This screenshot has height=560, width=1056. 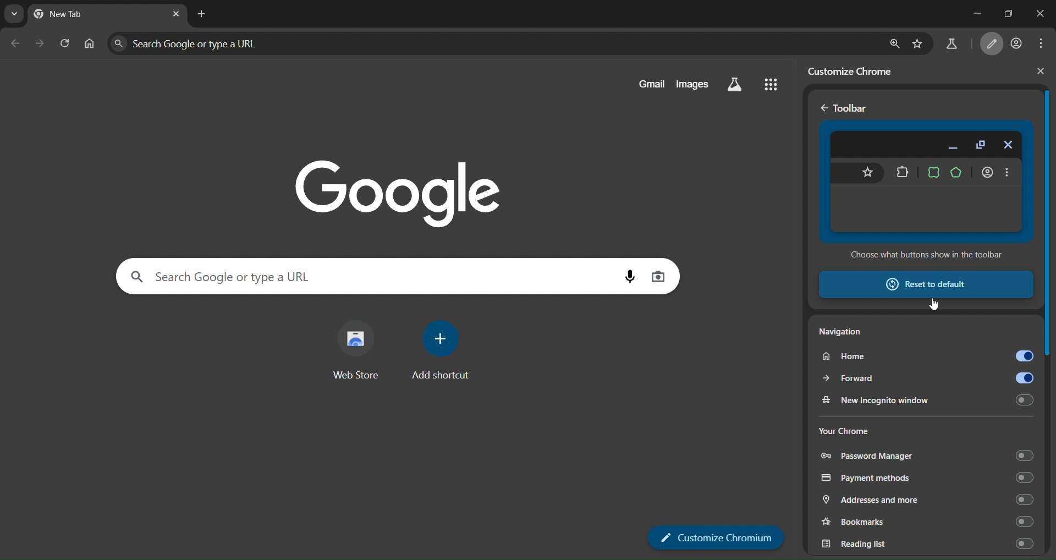 What do you see at coordinates (853, 108) in the screenshot?
I see `Toolbar` at bounding box center [853, 108].